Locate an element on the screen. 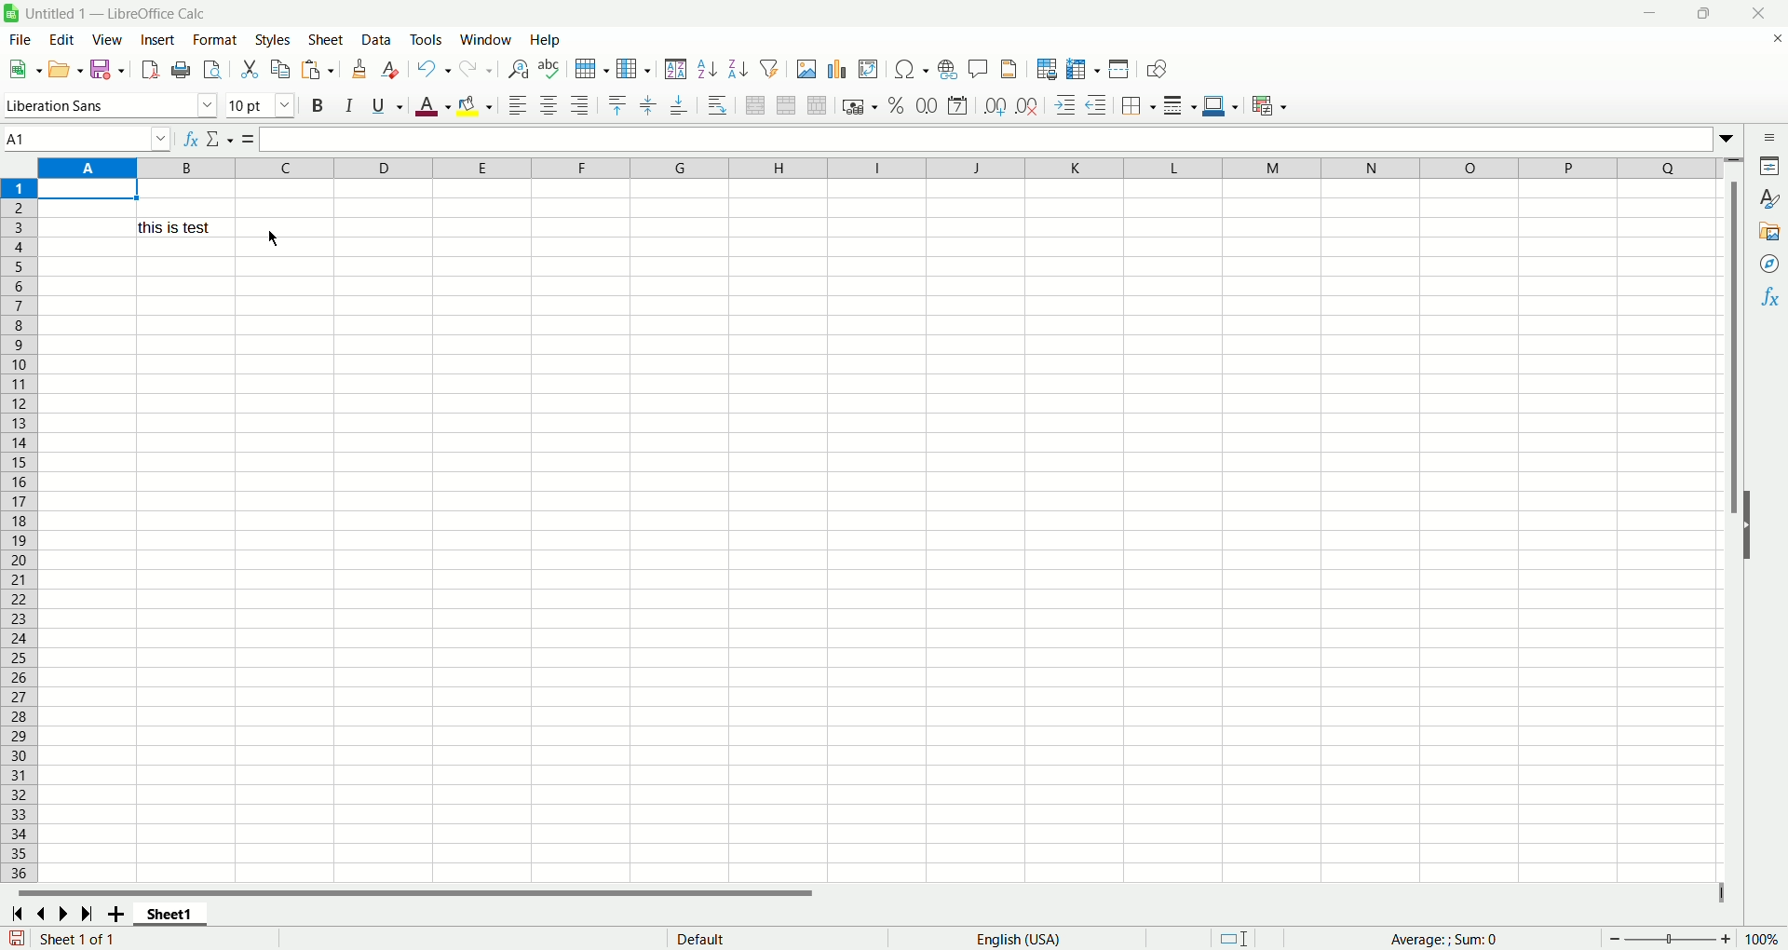 The width and height of the screenshot is (1788, 950). auto filter is located at coordinates (769, 66).